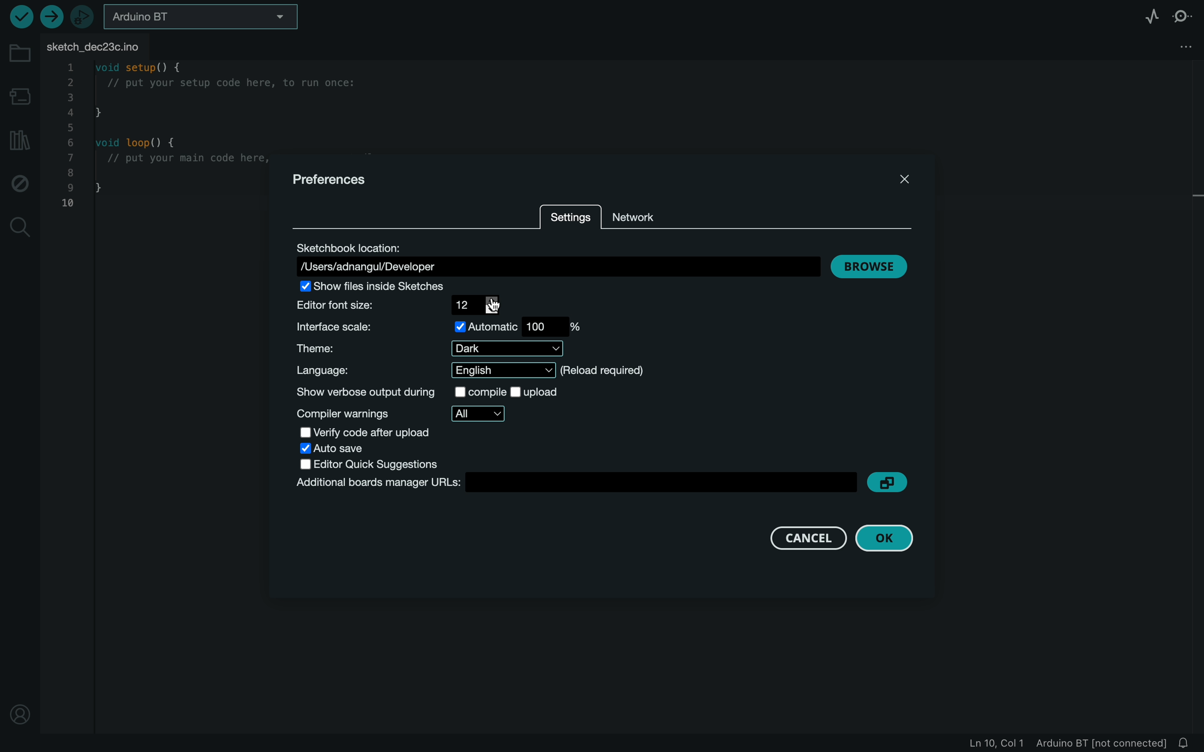  I want to click on cancel, so click(807, 536).